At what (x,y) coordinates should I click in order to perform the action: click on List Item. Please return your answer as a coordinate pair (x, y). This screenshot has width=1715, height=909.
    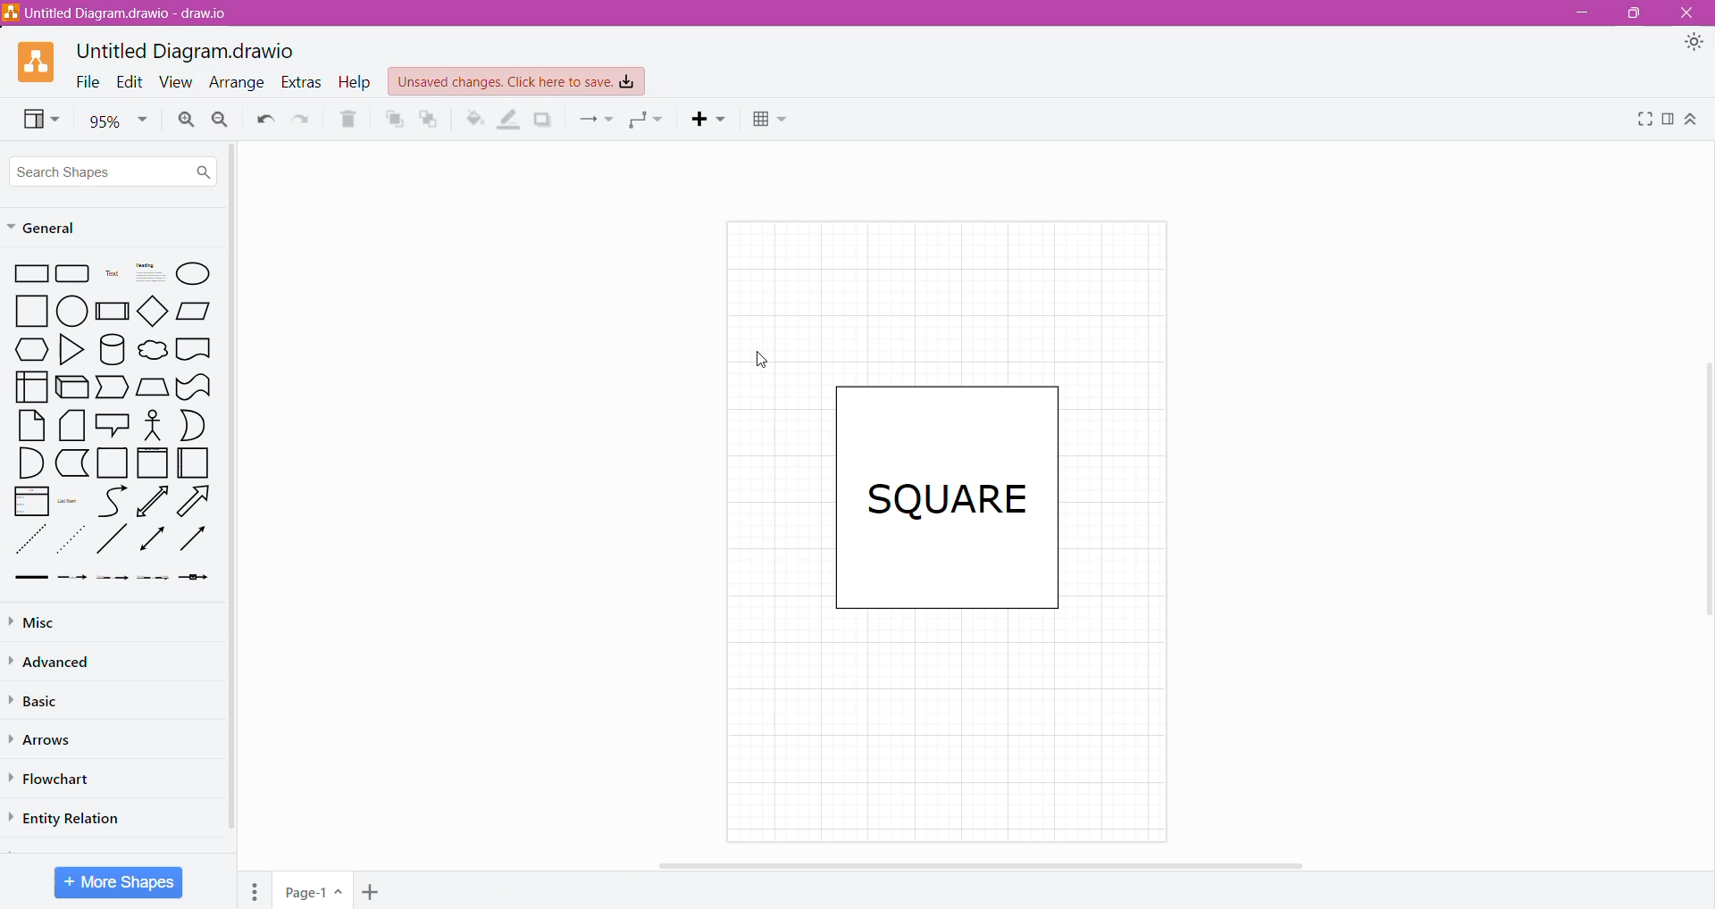
    Looking at the image, I should click on (70, 505).